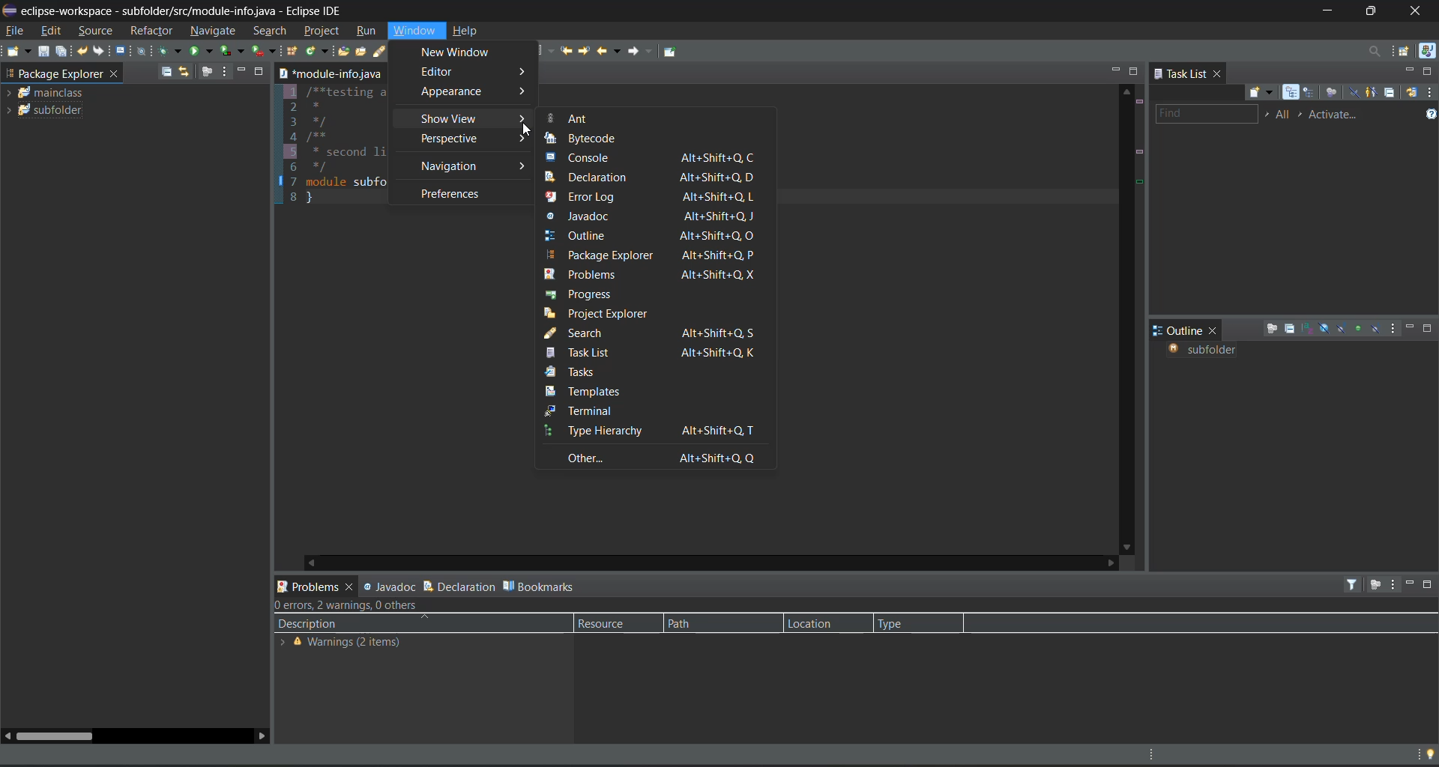 The width and height of the screenshot is (1439, 767). What do you see at coordinates (651, 197) in the screenshot?
I see `error log` at bounding box center [651, 197].